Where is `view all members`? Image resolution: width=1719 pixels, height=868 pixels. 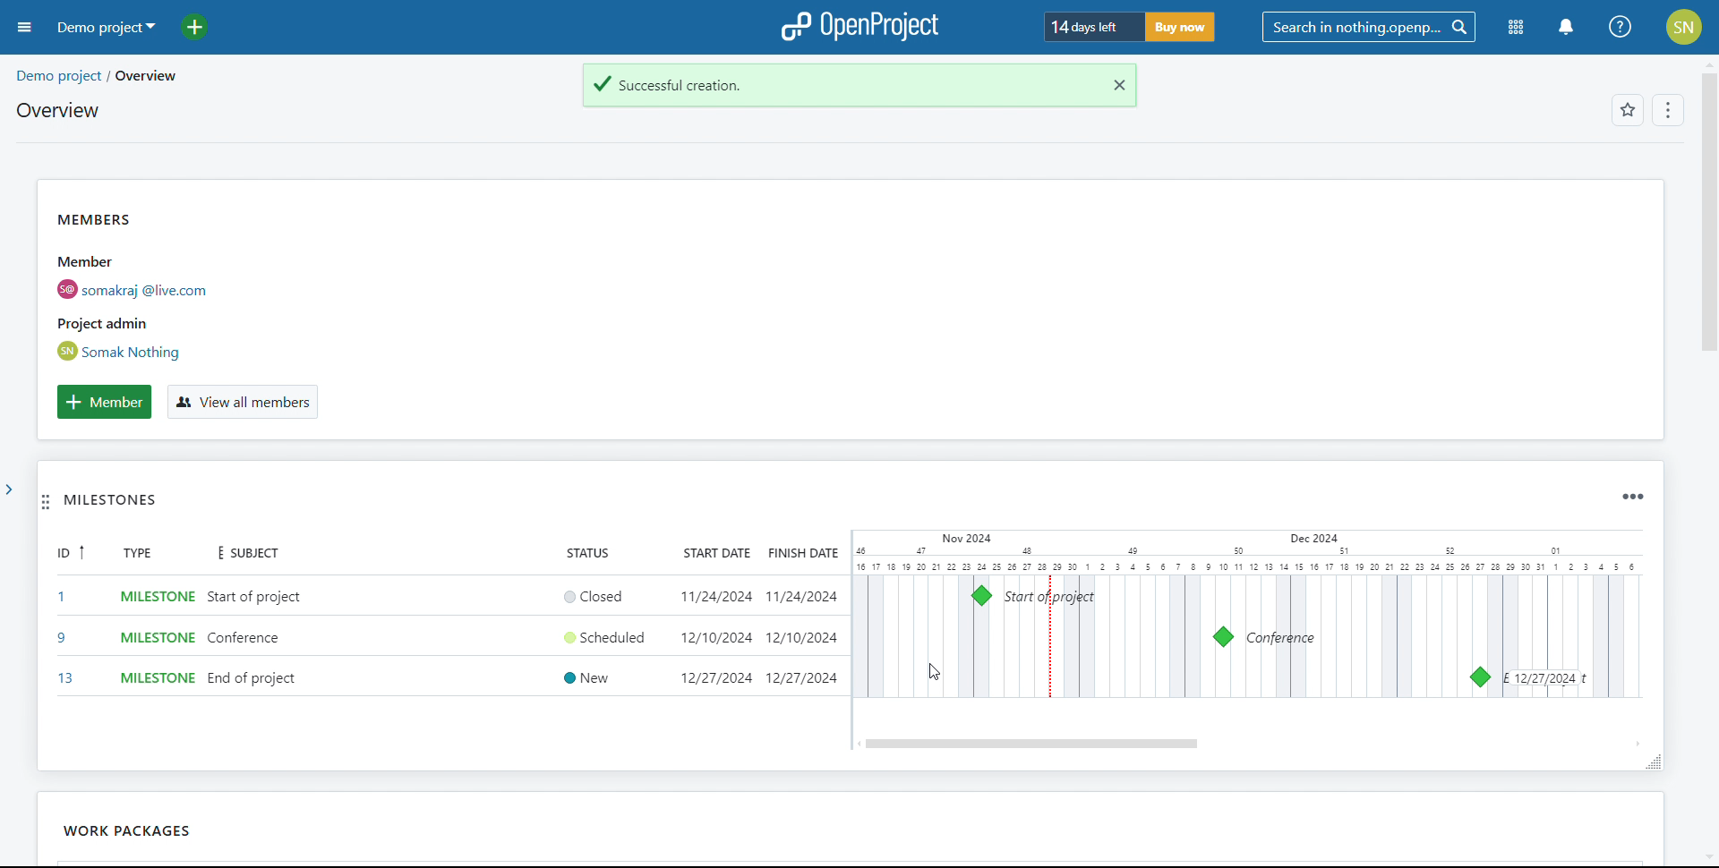
view all members is located at coordinates (241, 403).